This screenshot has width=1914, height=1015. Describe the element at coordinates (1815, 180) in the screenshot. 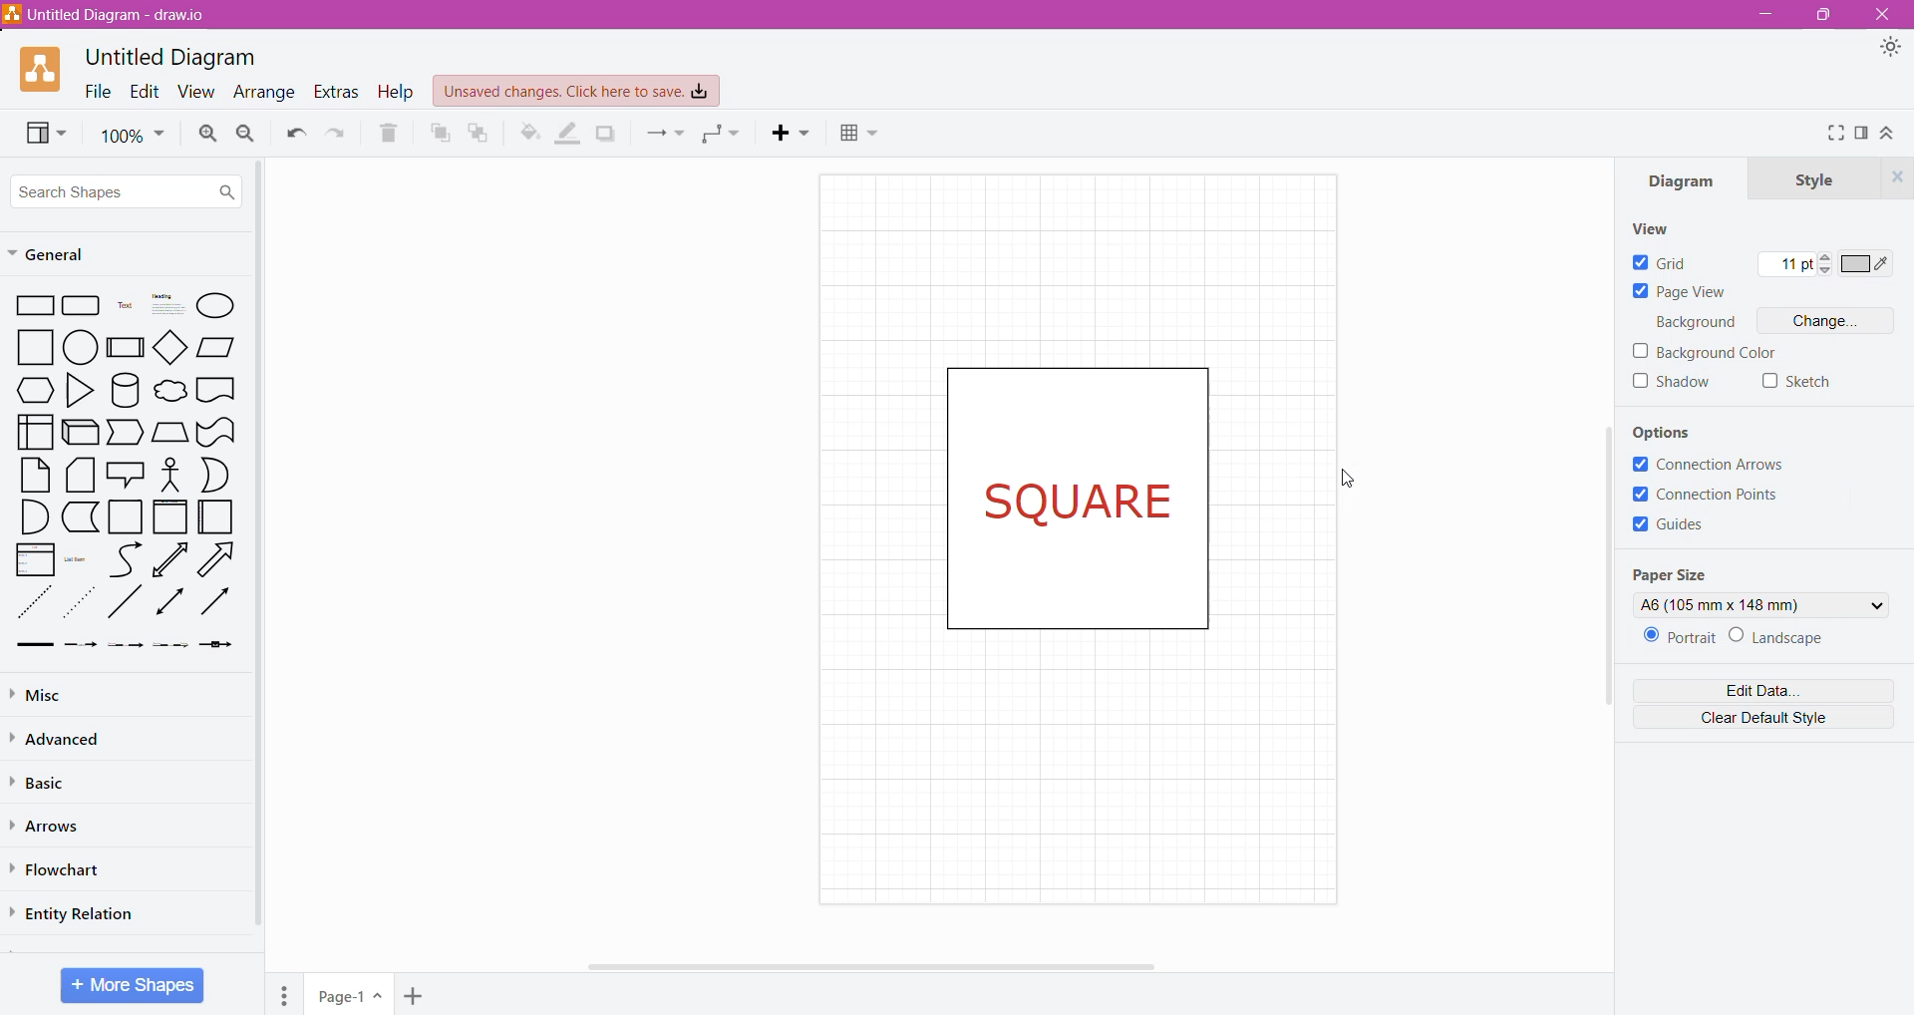

I see `Style` at that location.